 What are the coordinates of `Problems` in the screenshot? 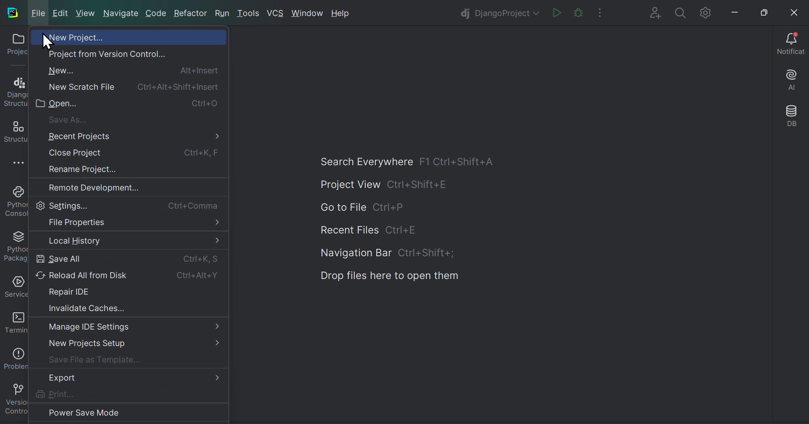 It's located at (17, 356).